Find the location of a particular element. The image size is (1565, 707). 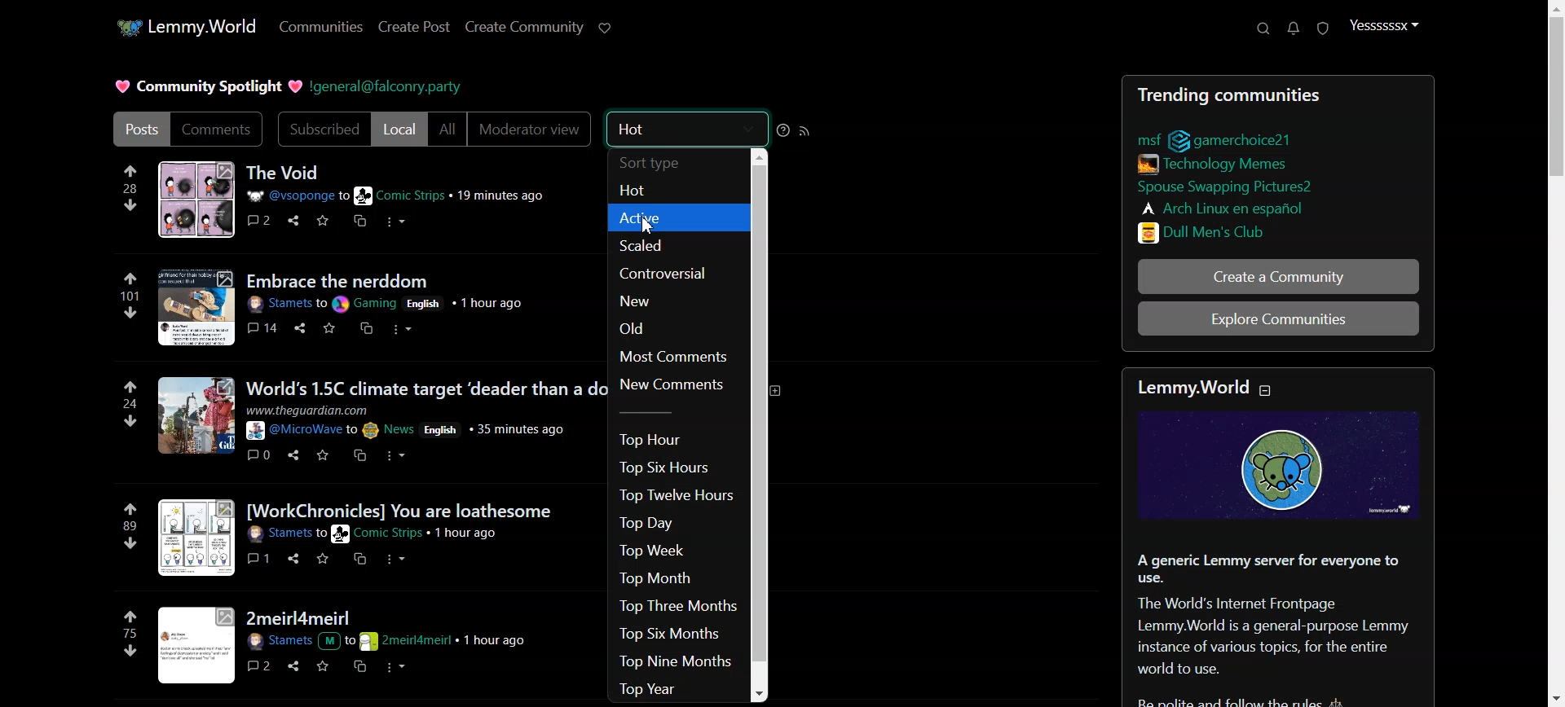

Posts is located at coordinates (1276, 95).